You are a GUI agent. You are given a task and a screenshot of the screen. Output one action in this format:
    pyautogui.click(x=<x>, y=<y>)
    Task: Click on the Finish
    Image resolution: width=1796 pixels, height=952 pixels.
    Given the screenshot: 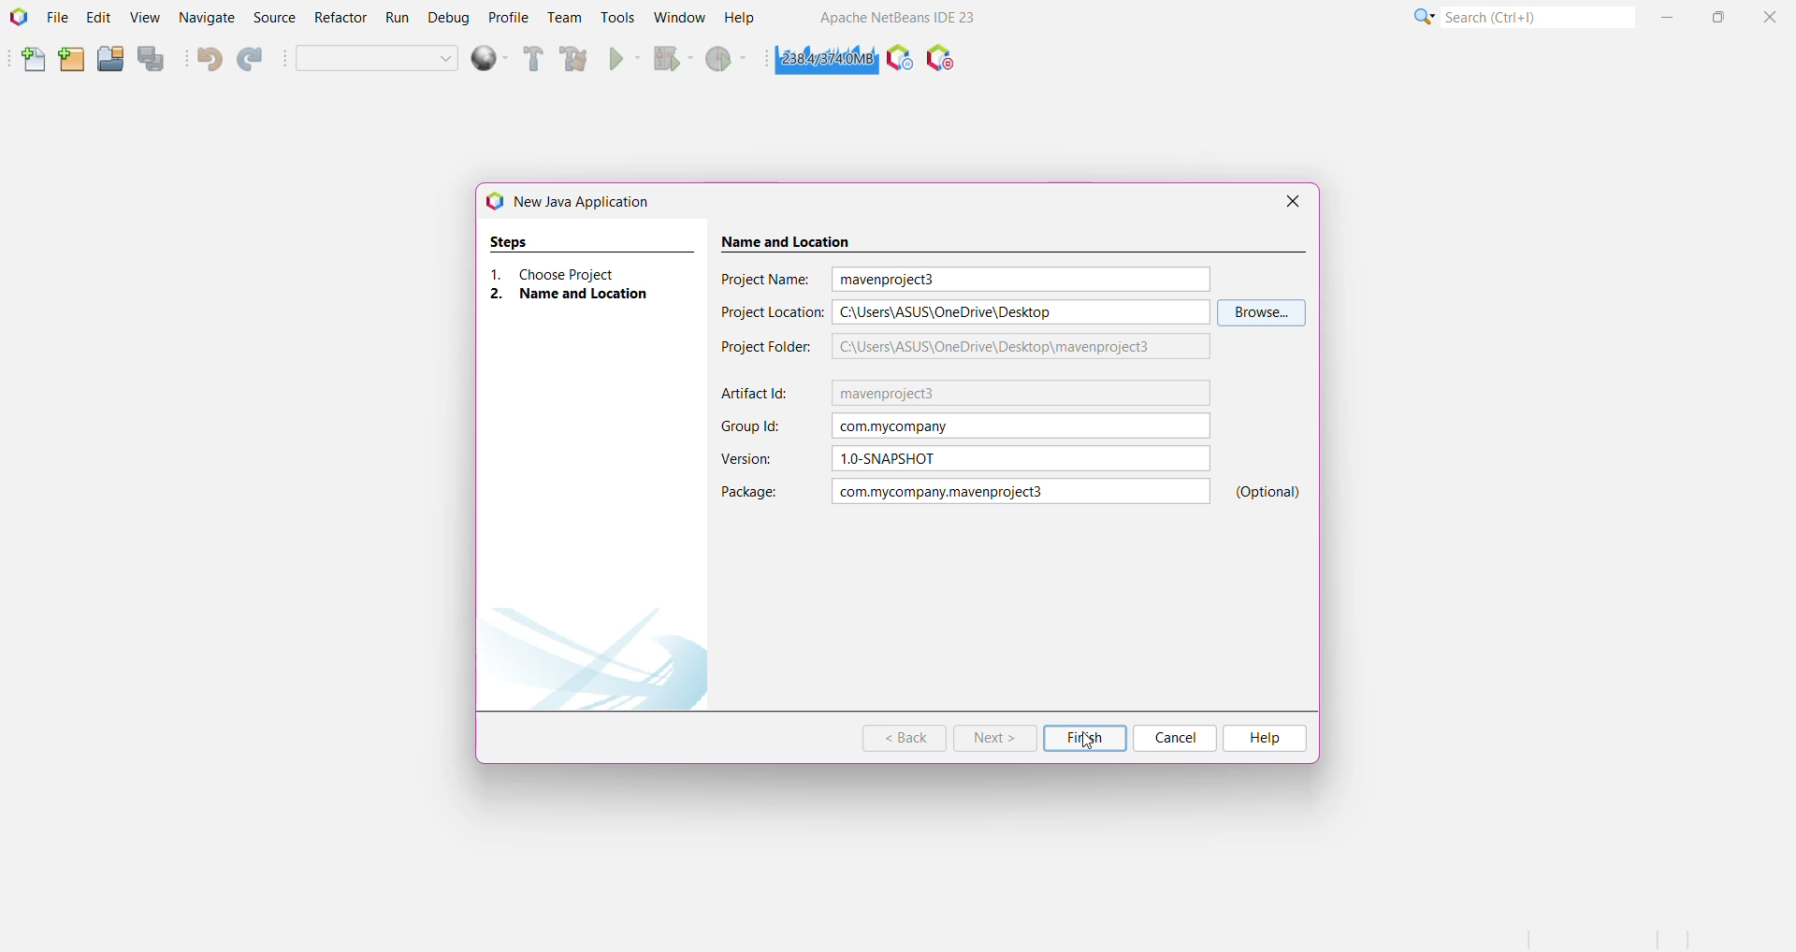 What is the action you would take?
    pyautogui.click(x=1085, y=737)
    